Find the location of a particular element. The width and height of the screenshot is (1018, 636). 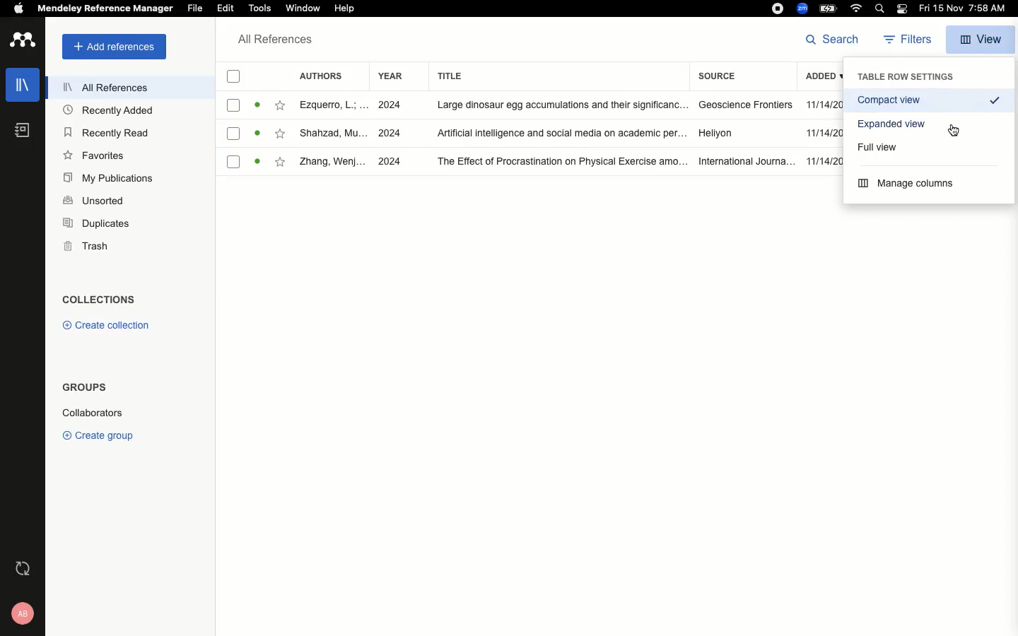

Create collection is located at coordinates (103, 325).